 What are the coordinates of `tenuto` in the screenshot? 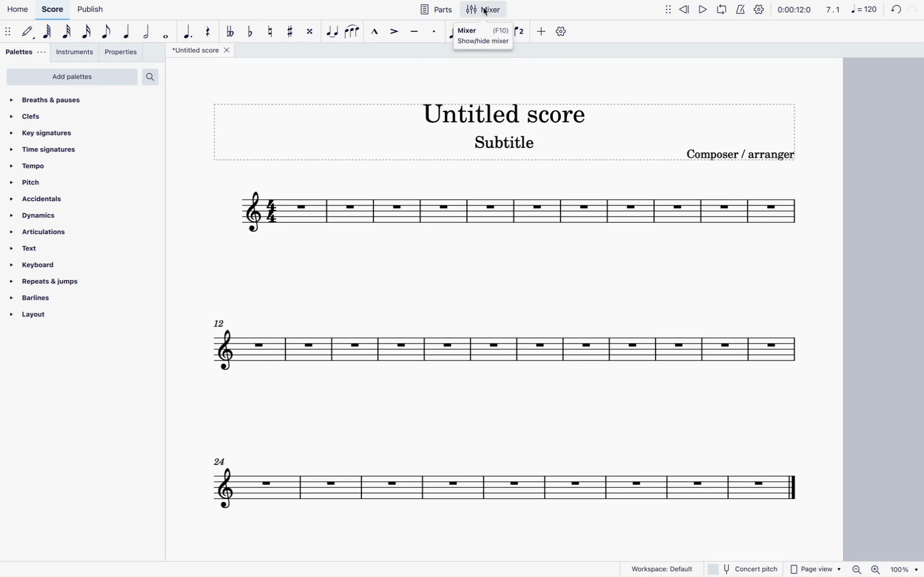 It's located at (413, 32).